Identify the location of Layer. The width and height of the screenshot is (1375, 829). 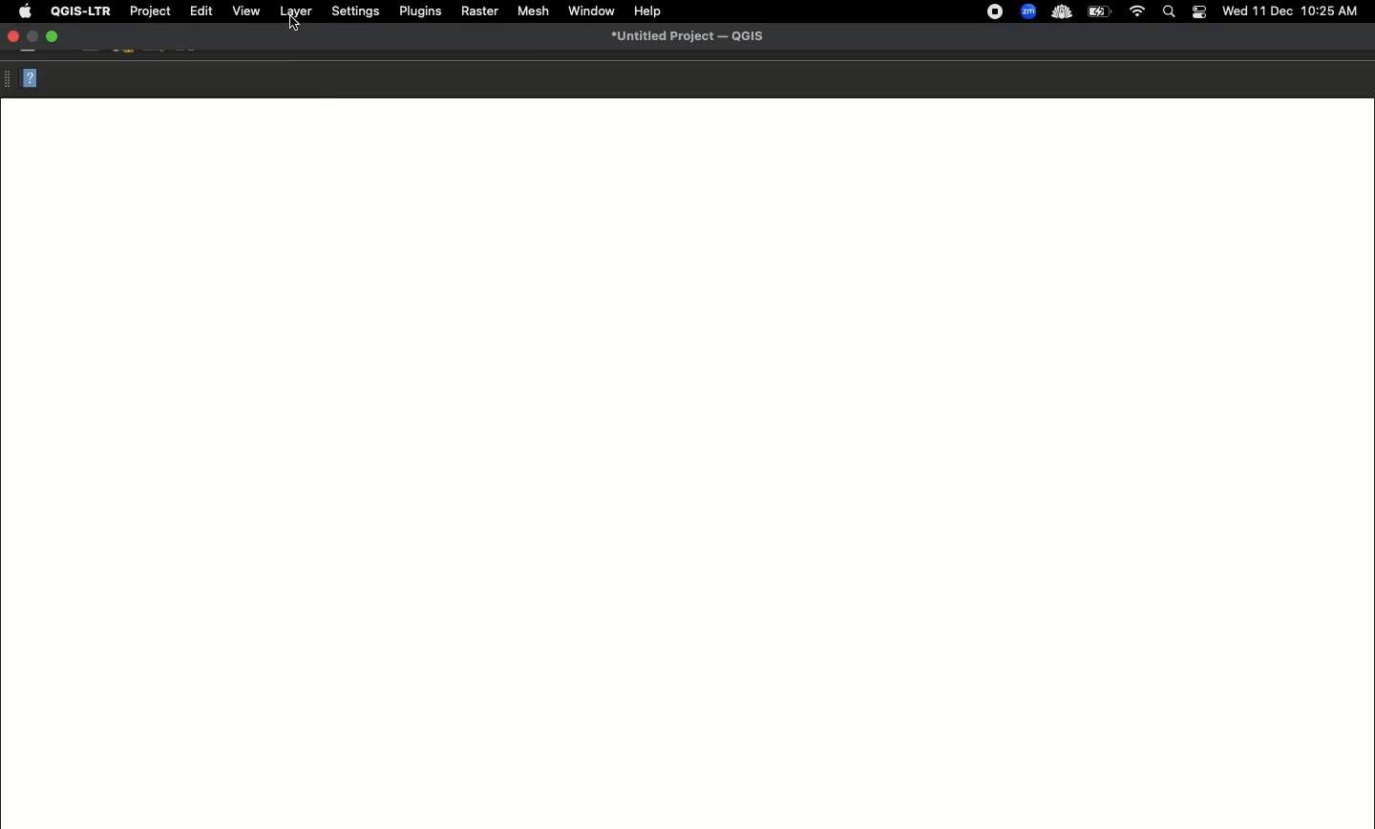
(296, 11).